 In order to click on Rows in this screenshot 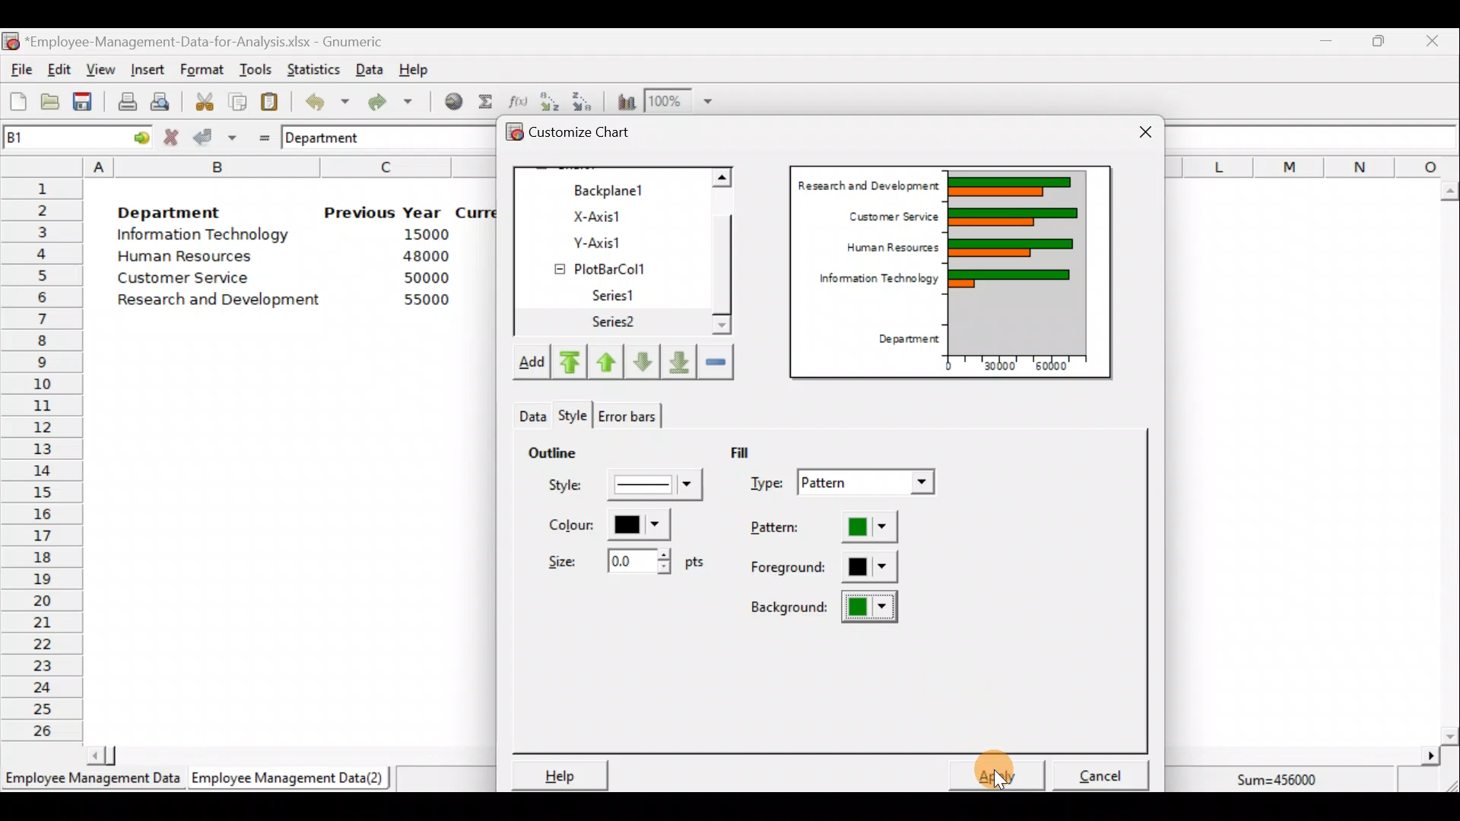, I will do `click(43, 457)`.